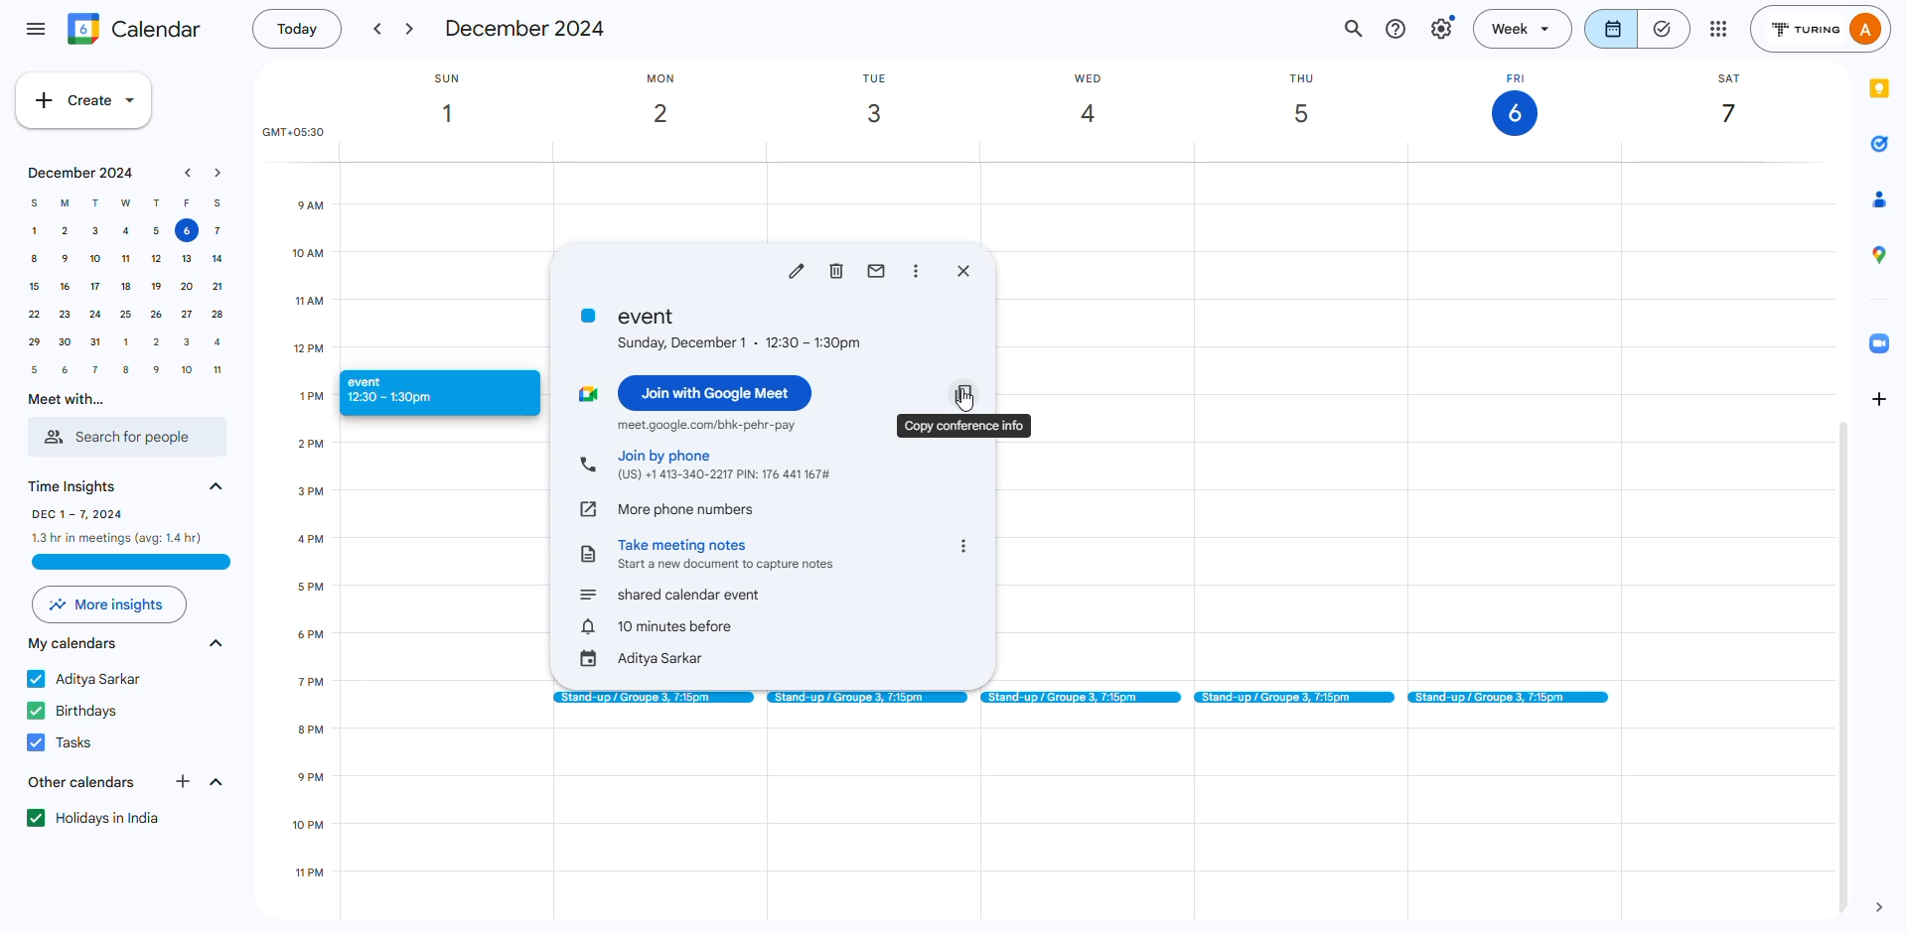 This screenshot has height=933, width=1907. Describe the element at coordinates (66, 204) in the screenshot. I see `M` at that location.